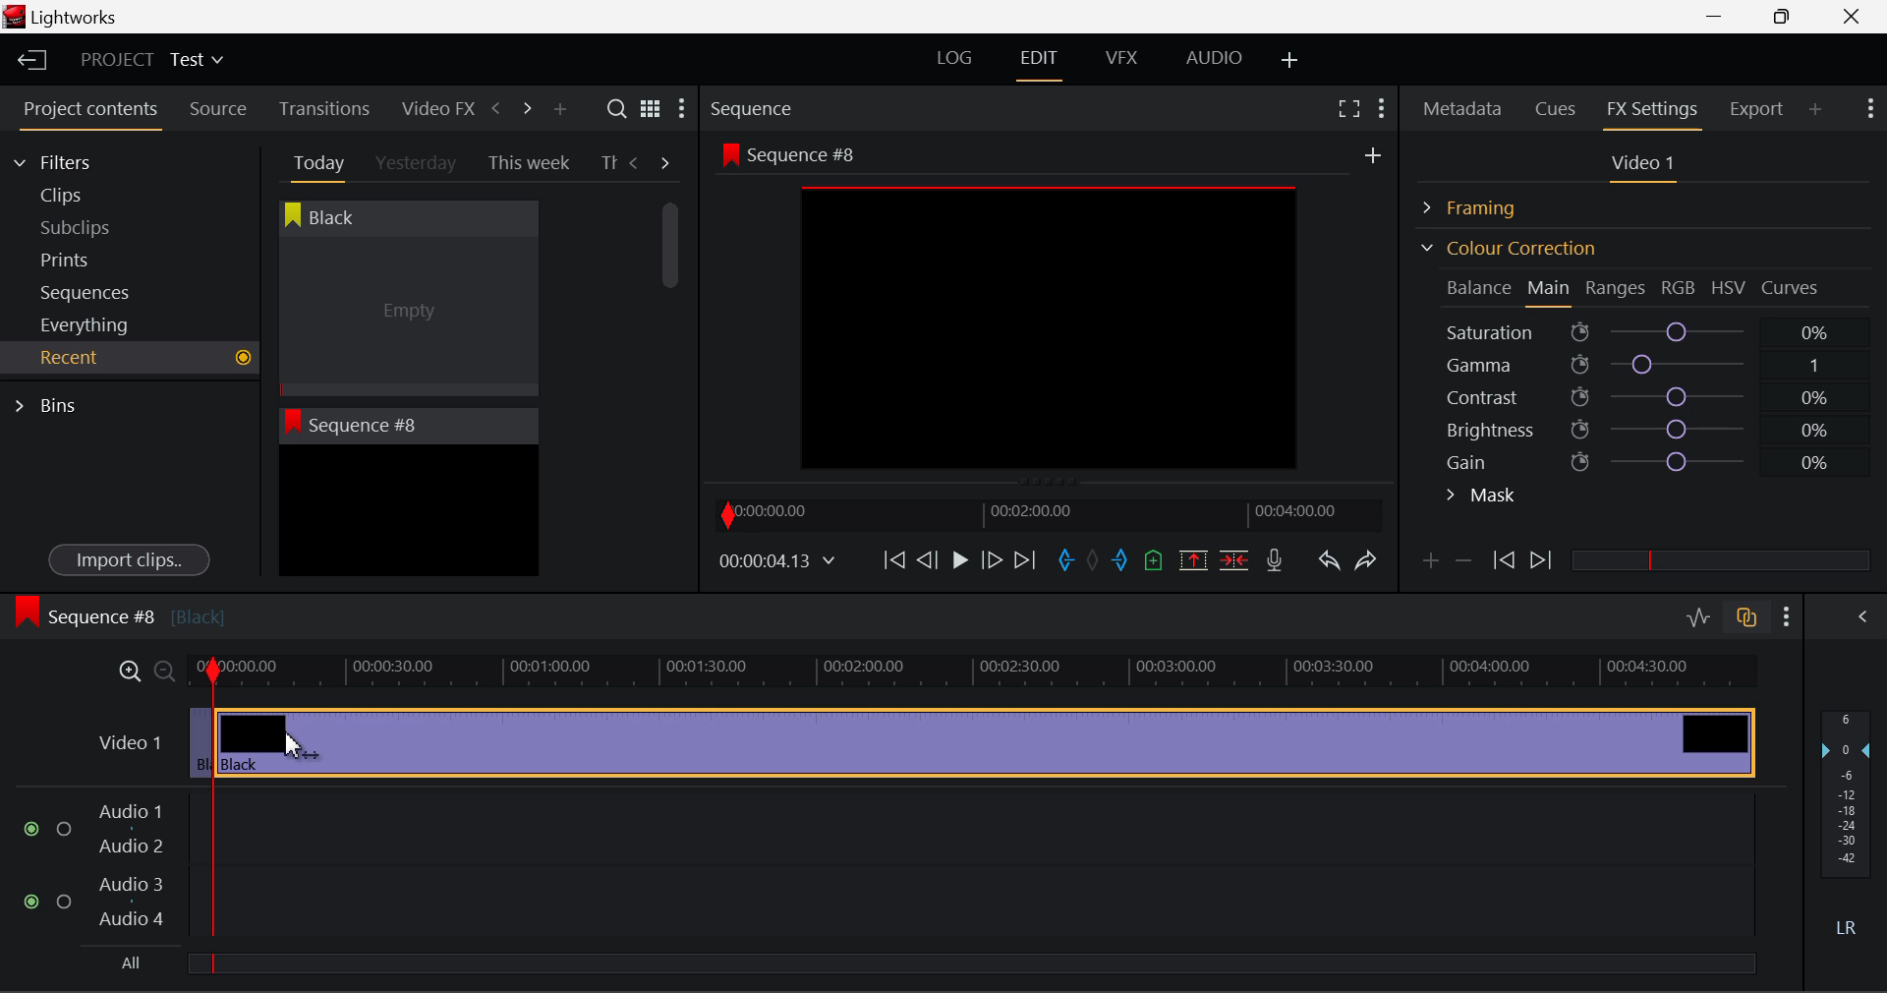  Describe the element at coordinates (119, 613) in the screenshot. I see `Sequence #8` at that location.